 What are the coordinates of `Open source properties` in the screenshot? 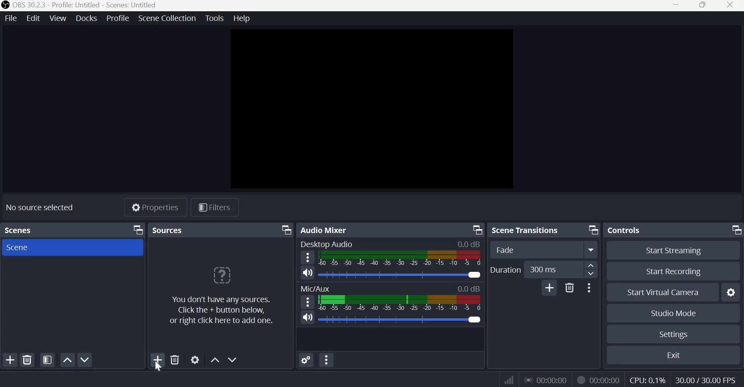 It's located at (195, 359).